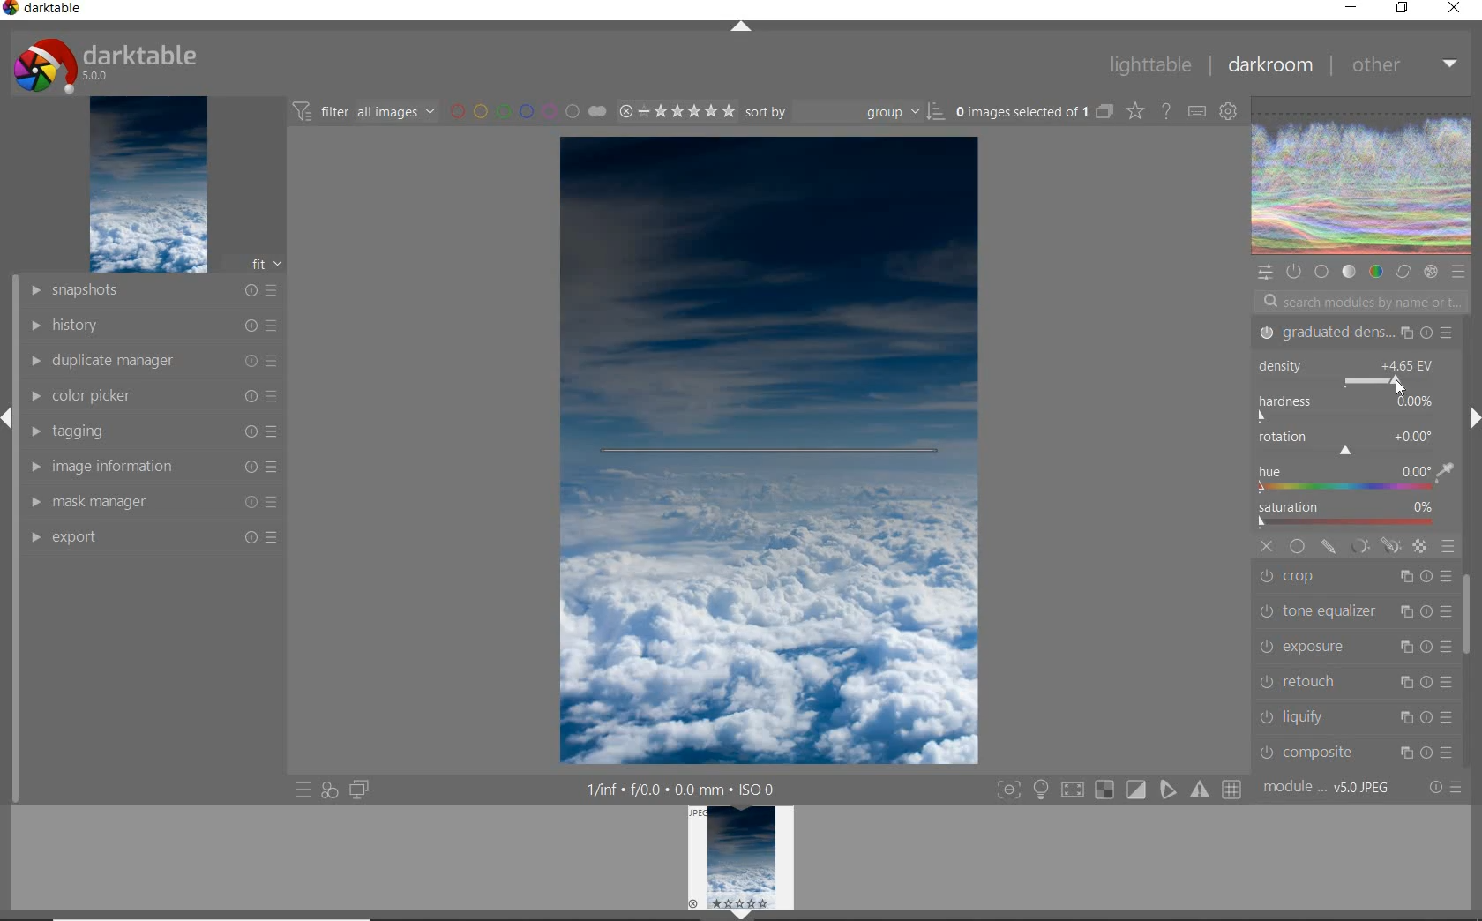 The height and width of the screenshot is (921, 1482). I want to click on hardness, so click(1350, 409).